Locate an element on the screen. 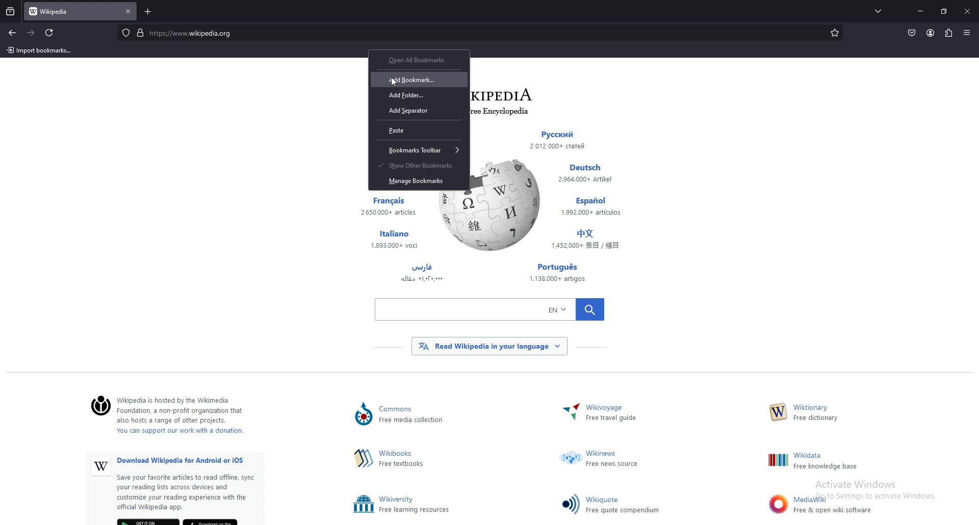   is located at coordinates (489, 308).